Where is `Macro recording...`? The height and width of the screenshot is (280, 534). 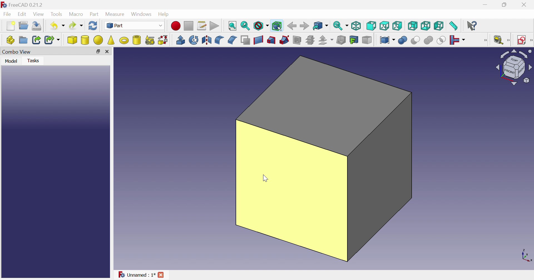 Macro recording... is located at coordinates (176, 26).